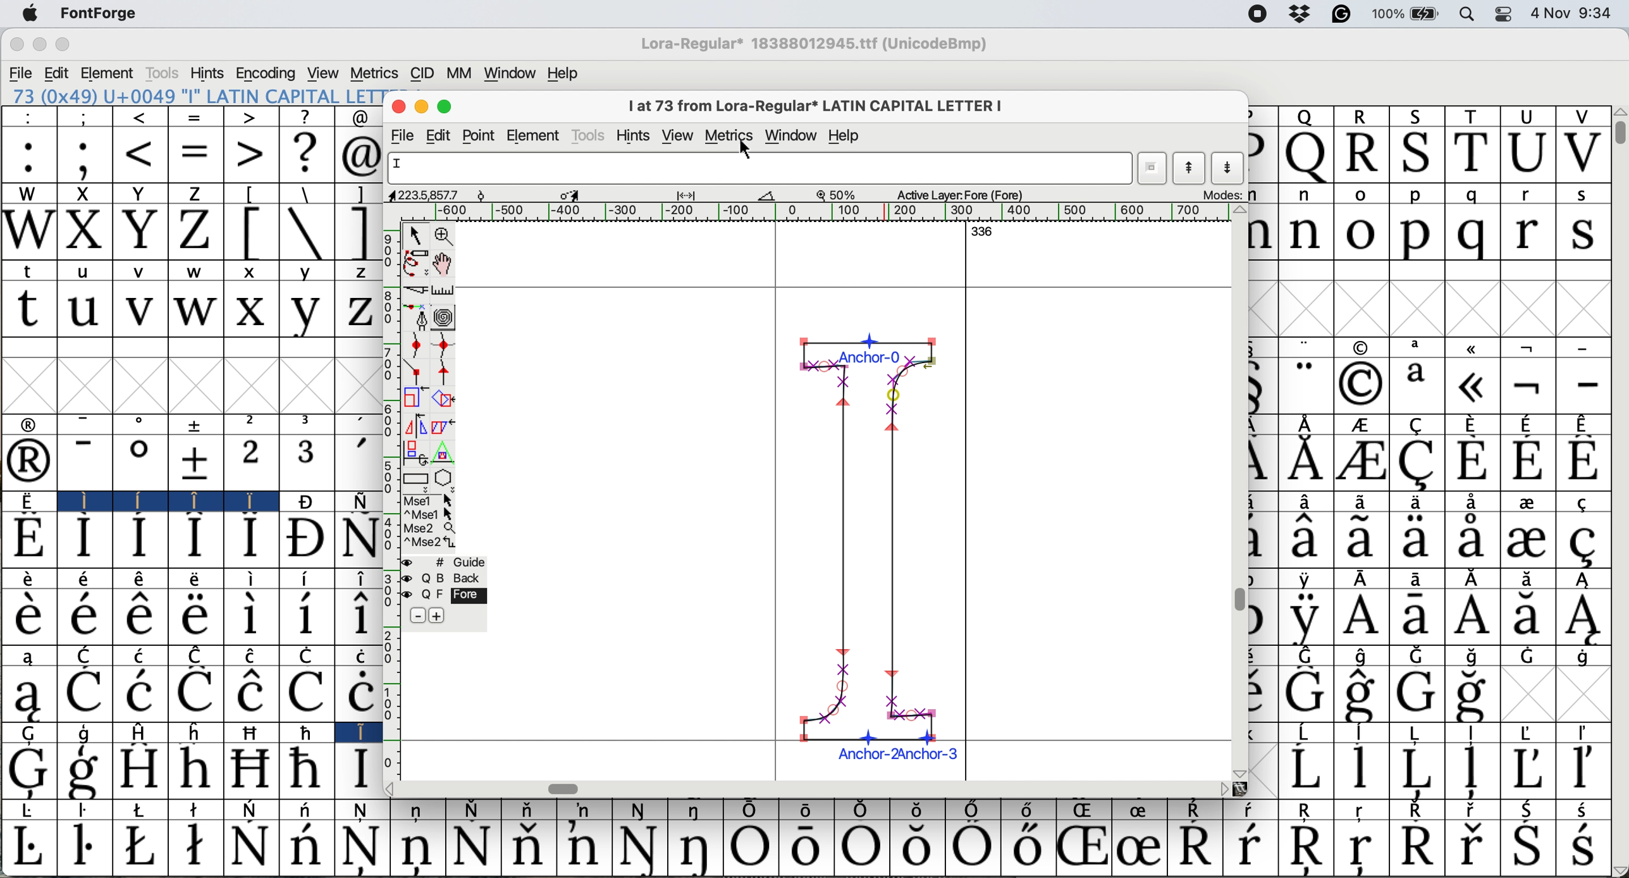 The image size is (1629, 878). Describe the element at coordinates (792, 135) in the screenshot. I see `window` at that location.